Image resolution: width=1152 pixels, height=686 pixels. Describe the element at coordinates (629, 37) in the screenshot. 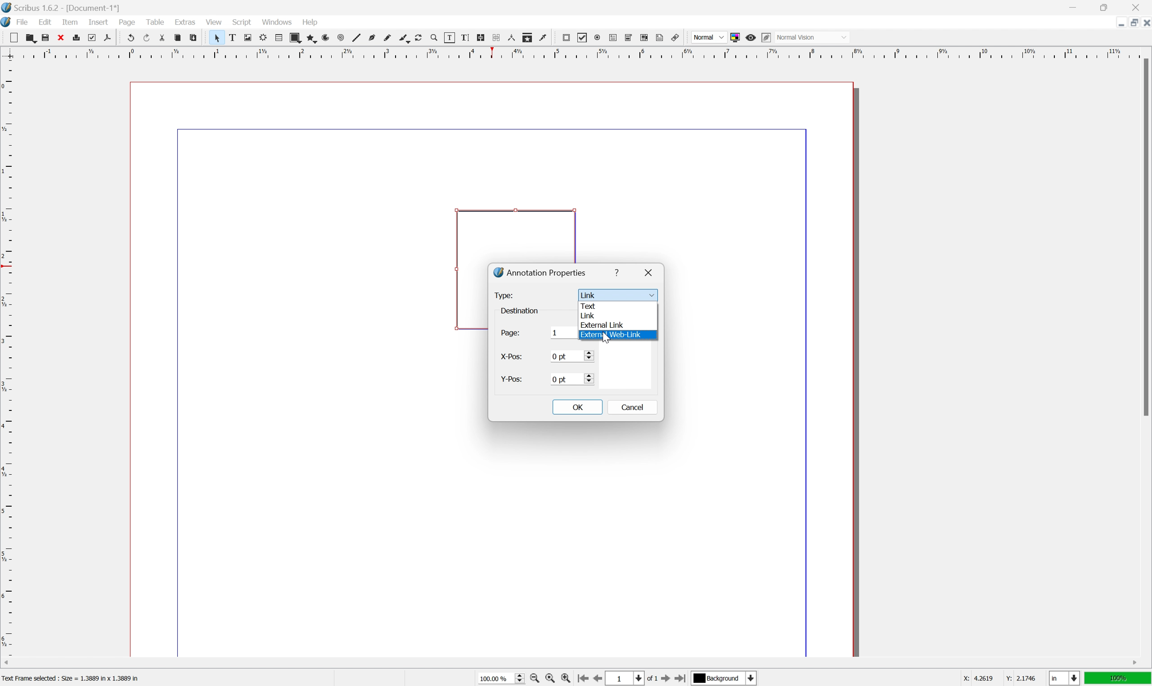

I see `pdf combo box` at that location.